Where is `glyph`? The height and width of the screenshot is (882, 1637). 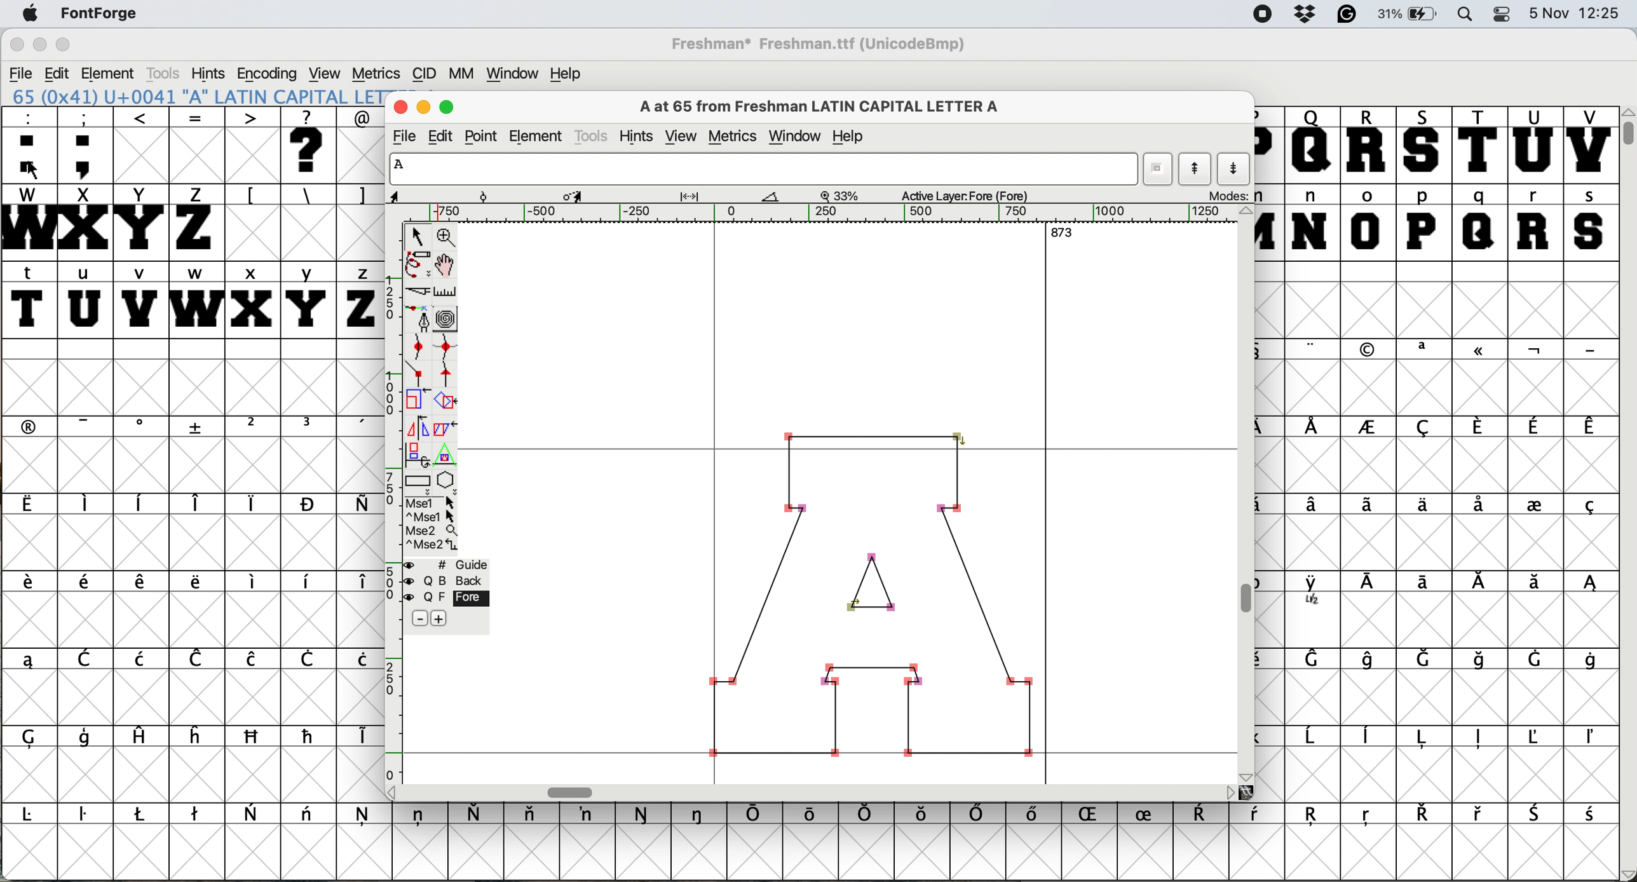
glyph is located at coordinates (866, 591).